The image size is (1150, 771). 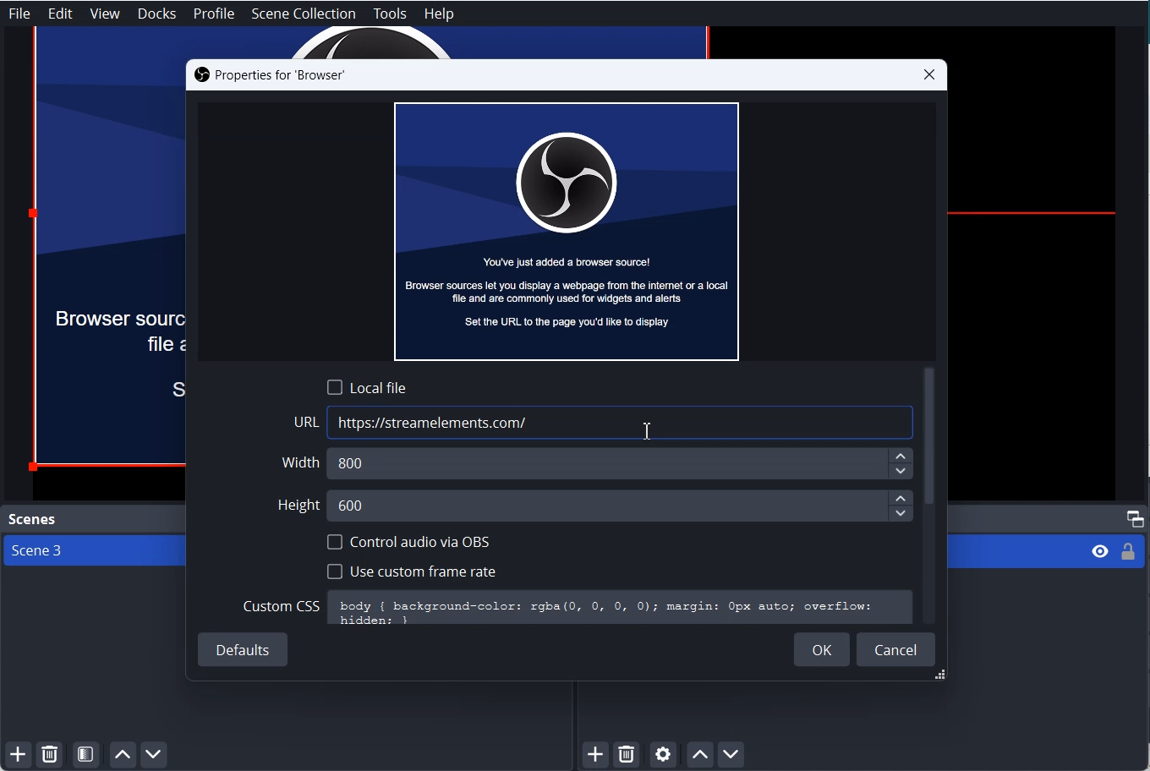 I want to click on Move scene up, so click(x=122, y=755).